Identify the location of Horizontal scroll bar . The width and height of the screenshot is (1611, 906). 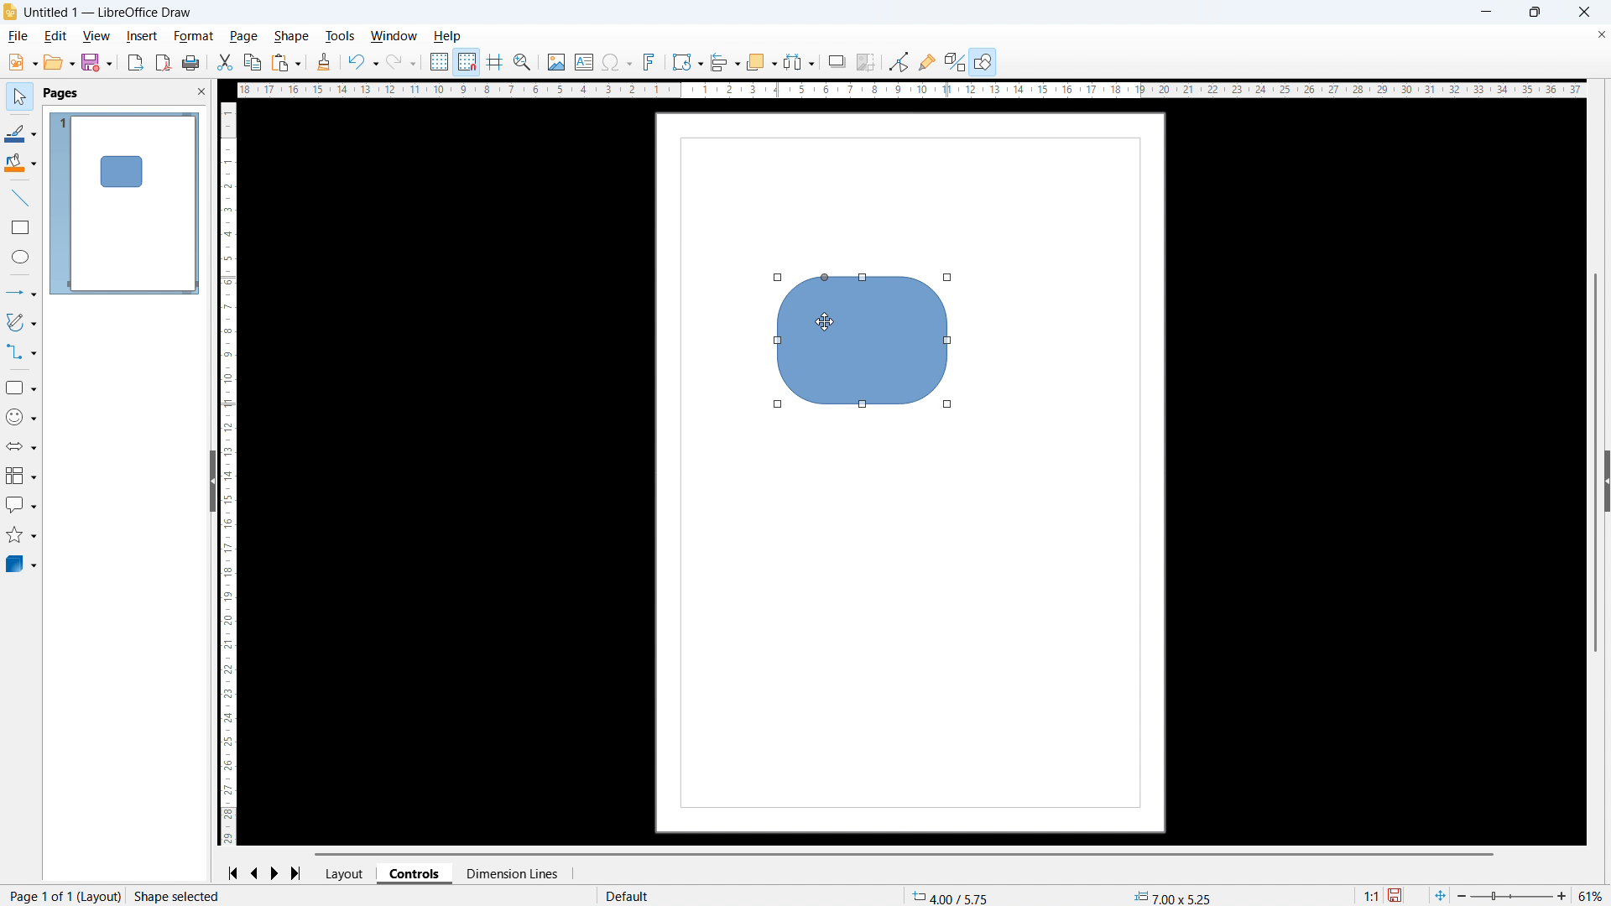
(905, 854).